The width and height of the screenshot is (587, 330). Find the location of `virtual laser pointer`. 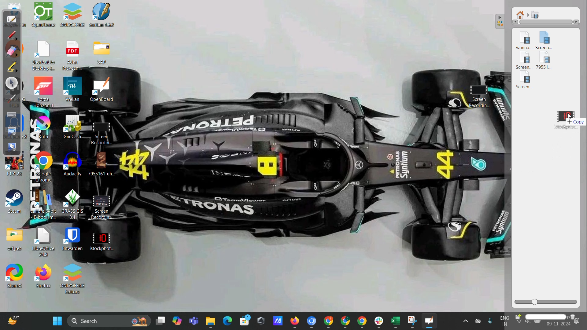

virtual laser pointer is located at coordinates (13, 99).